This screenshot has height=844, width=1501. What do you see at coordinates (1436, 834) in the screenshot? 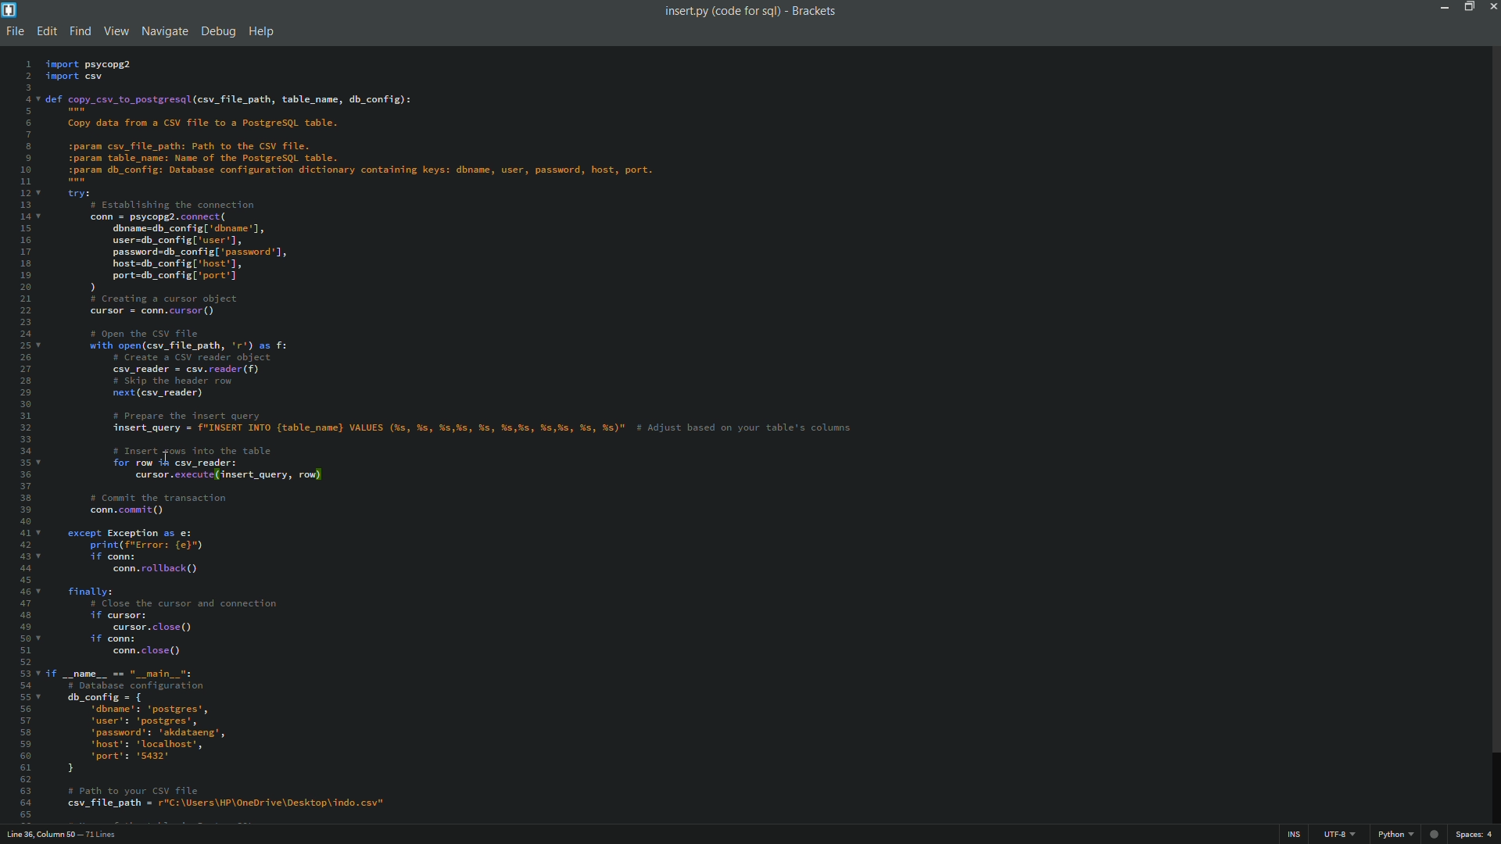
I see `web` at bounding box center [1436, 834].